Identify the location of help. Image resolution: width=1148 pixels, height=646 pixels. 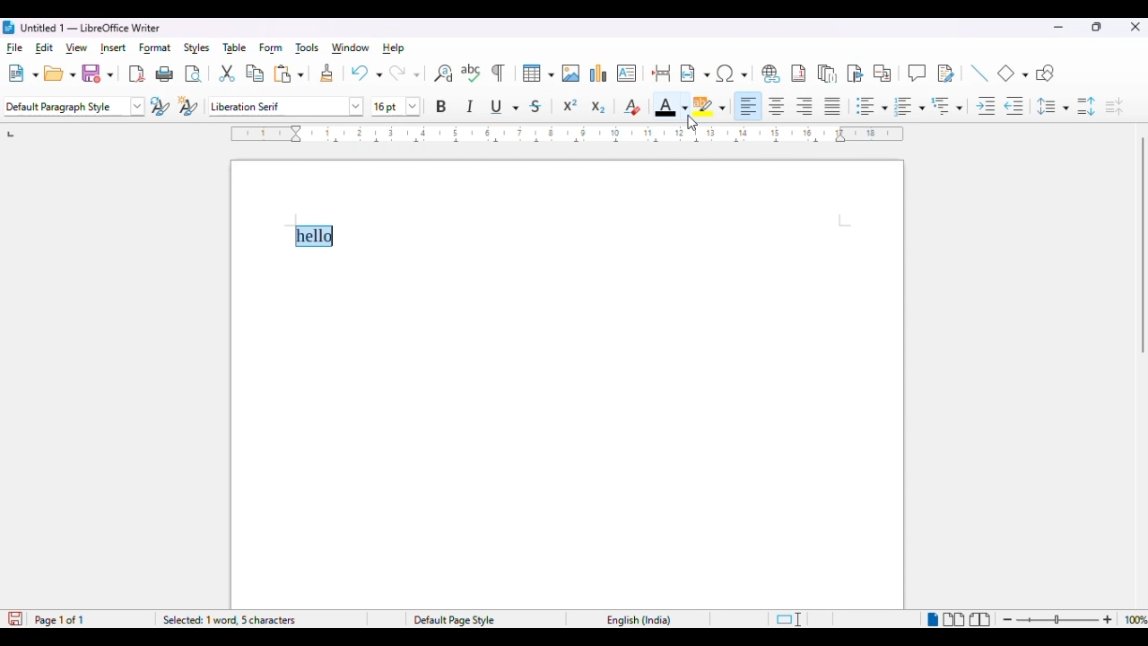
(393, 48).